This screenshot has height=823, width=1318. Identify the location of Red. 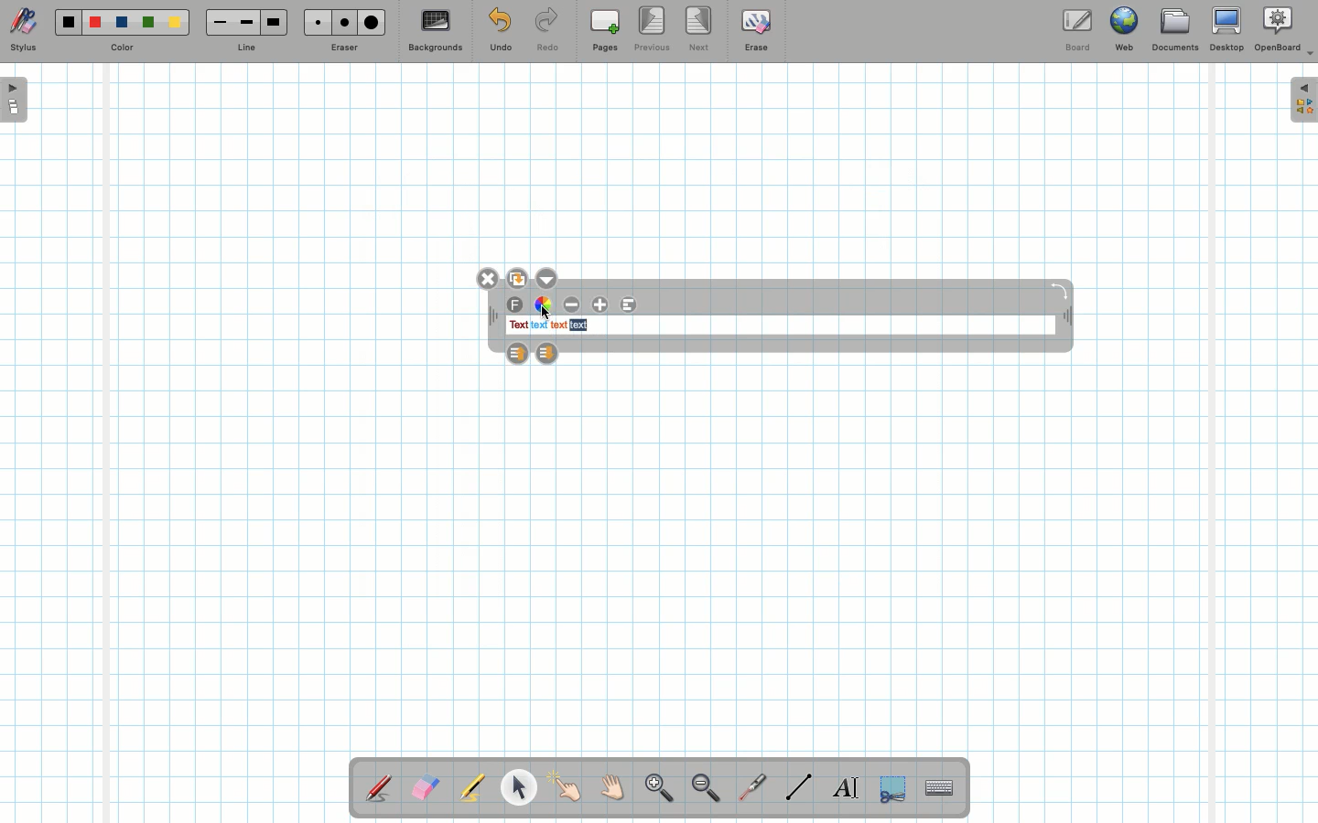
(96, 23).